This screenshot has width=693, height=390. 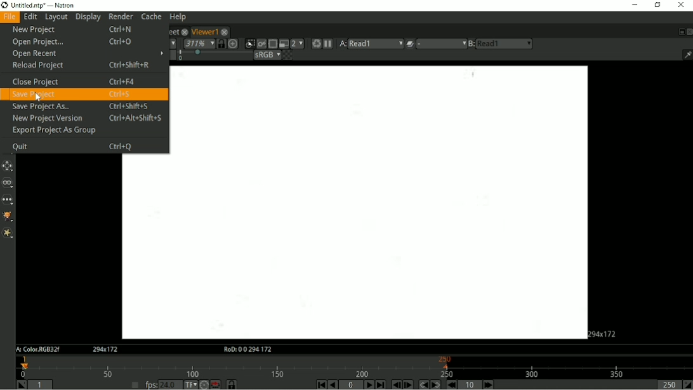 I want to click on logo, so click(x=4, y=5).